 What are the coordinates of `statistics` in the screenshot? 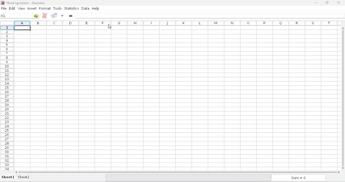 It's located at (72, 8).